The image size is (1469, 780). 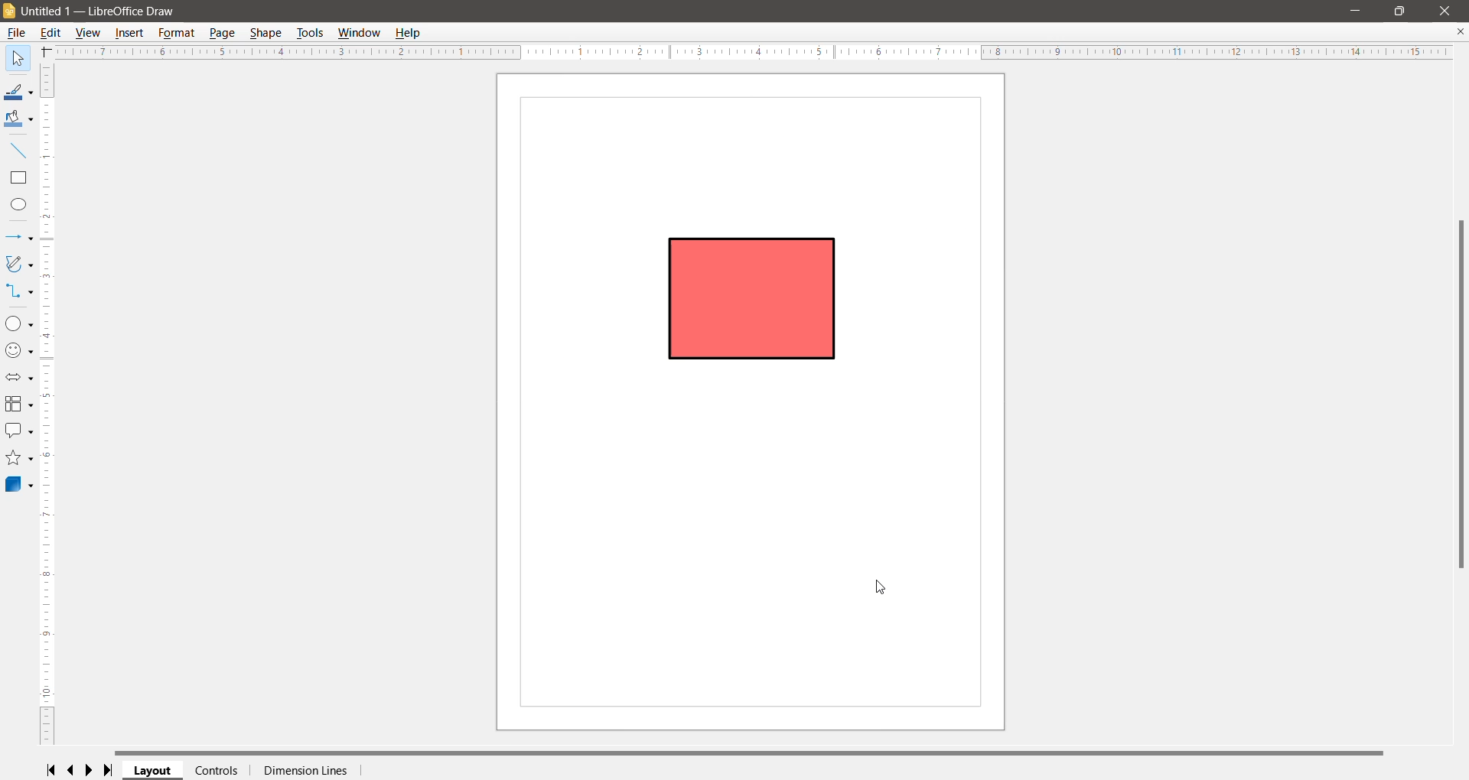 What do you see at coordinates (19, 151) in the screenshot?
I see `Insert Line` at bounding box center [19, 151].